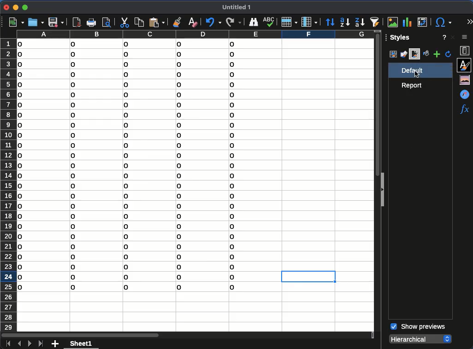  Describe the element at coordinates (130, 168) in the screenshot. I see `data` at that location.